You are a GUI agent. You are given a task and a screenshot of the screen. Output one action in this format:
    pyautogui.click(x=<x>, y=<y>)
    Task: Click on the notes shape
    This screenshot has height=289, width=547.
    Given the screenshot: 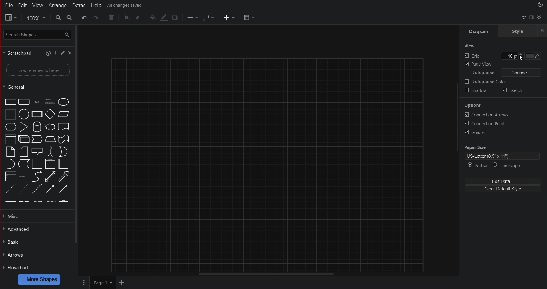 What is the action you would take?
    pyautogui.click(x=8, y=152)
    